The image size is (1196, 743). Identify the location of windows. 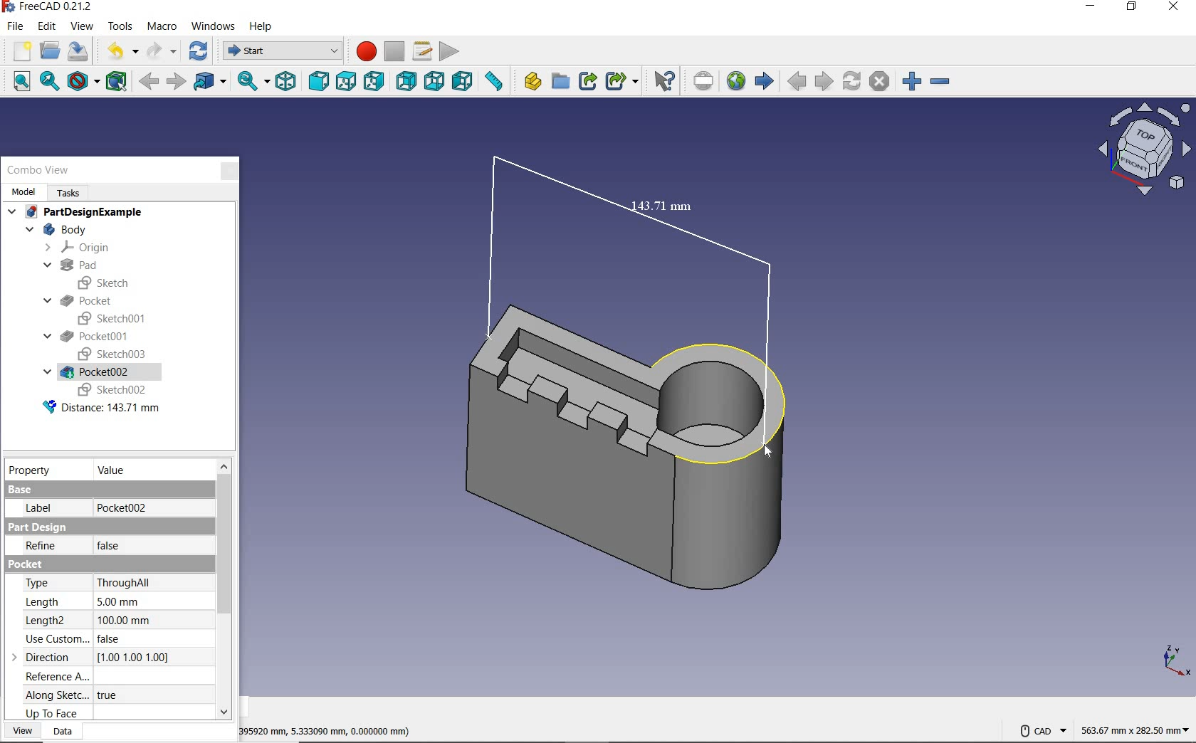
(214, 27).